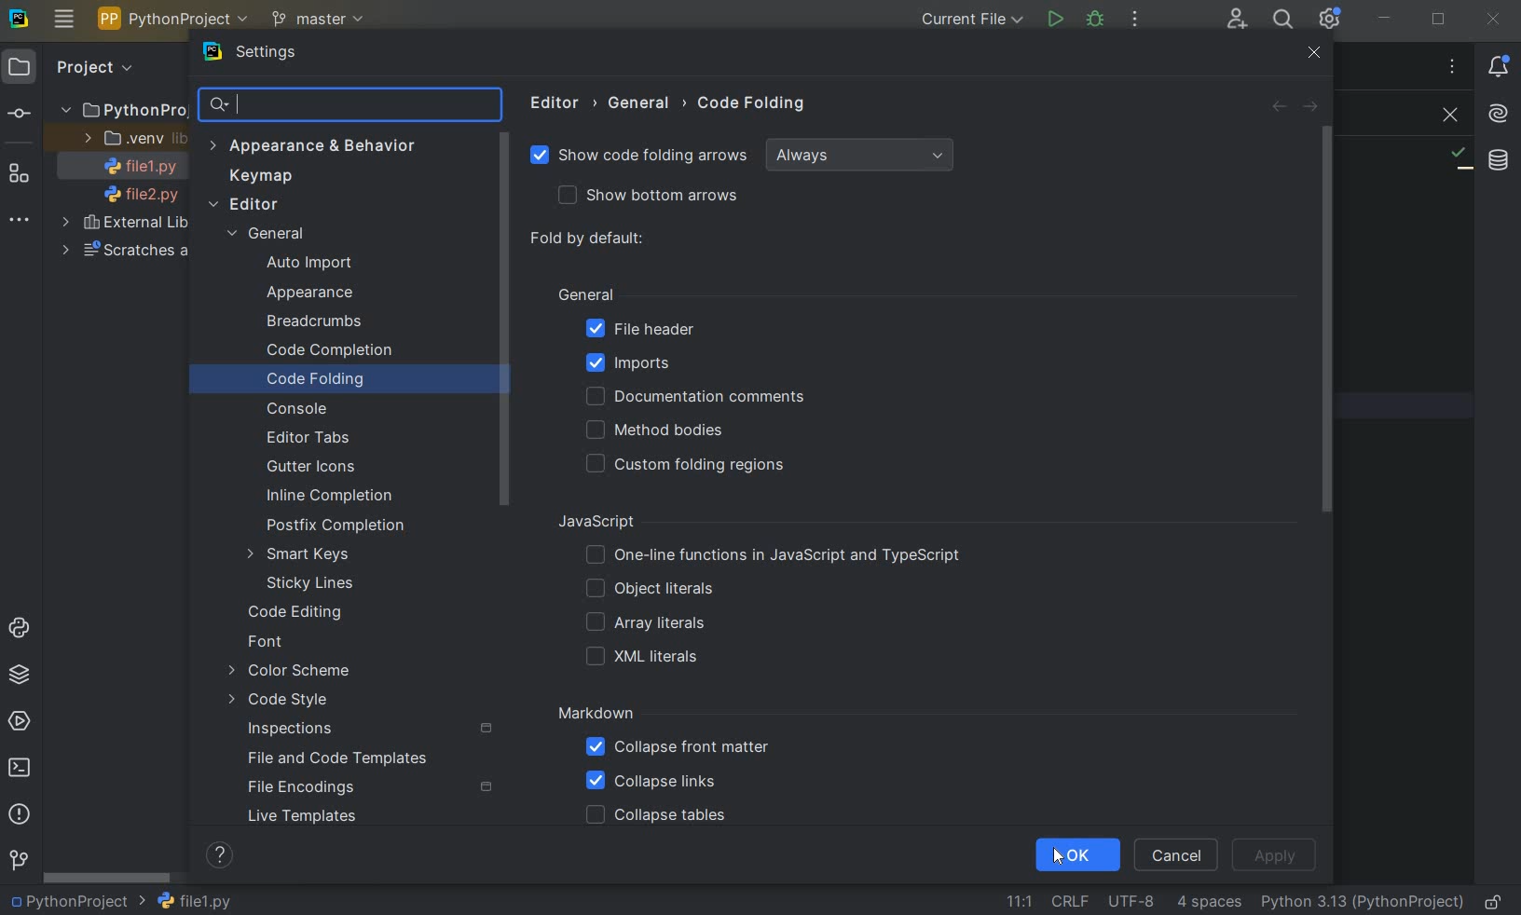 This screenshot has width=1521, height=915. Describe the element at coordinates (19, 859) in the screenshot. I see `GIT` at that location.